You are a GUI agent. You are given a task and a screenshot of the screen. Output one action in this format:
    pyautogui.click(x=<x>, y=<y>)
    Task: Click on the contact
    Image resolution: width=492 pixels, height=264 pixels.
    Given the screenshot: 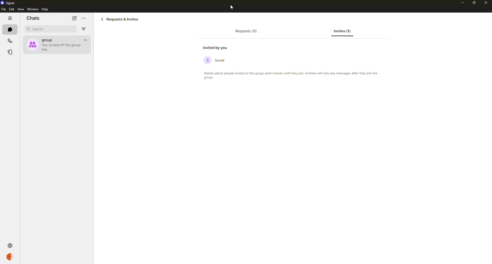 What is the action you would take?
    pyautogui.click(x=217, y=60)
    